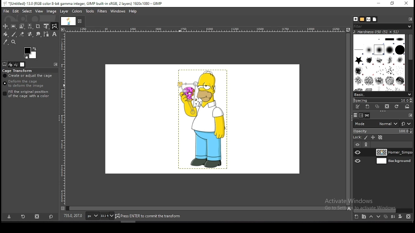  What do you see at coordinates (354, 115) in the screenshot?
I see `layers` at bounding box center [354, 115].